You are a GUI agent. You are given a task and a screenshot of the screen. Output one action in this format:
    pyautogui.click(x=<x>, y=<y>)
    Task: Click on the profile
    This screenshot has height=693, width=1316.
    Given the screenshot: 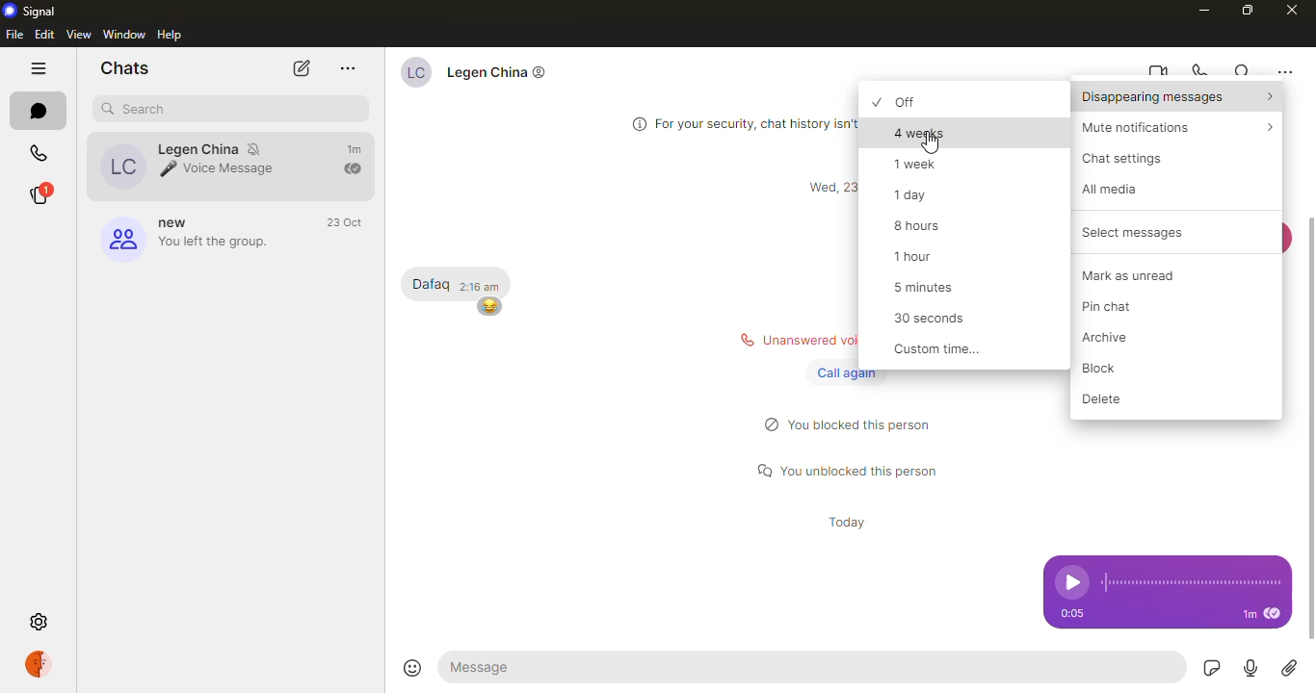 What is the action you would take?
    pyautogui.click(x=44, y=665)
    